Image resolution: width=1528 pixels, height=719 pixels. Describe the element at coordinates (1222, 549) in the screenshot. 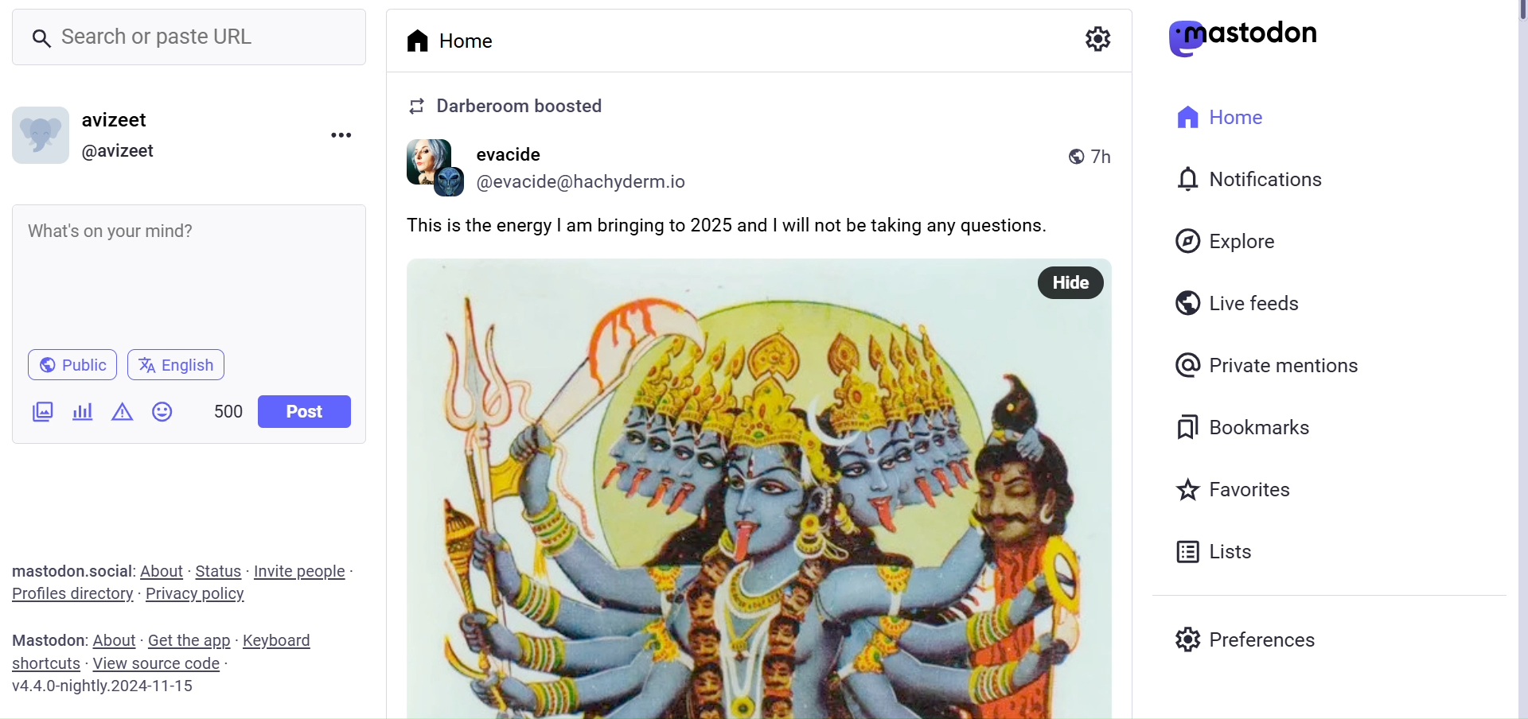

I see `Lists` at that location.